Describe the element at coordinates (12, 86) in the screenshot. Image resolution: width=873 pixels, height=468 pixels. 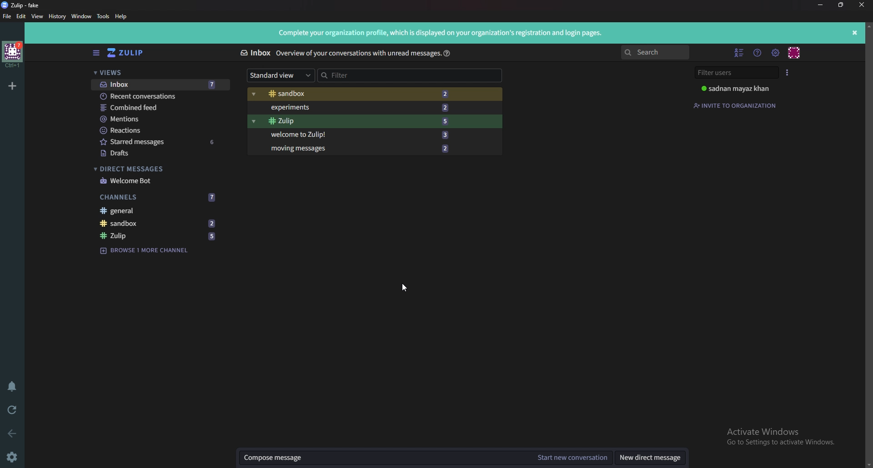
I see `Add organization` at that location.